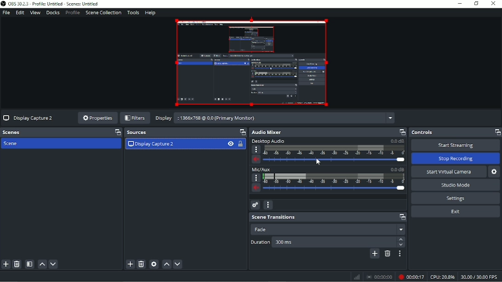 The height and width of the screenshot is (282, 502). What do you see at coordinates (97, 118) in the screenshot?
I see `Properties` at bounding box center [97, 118].